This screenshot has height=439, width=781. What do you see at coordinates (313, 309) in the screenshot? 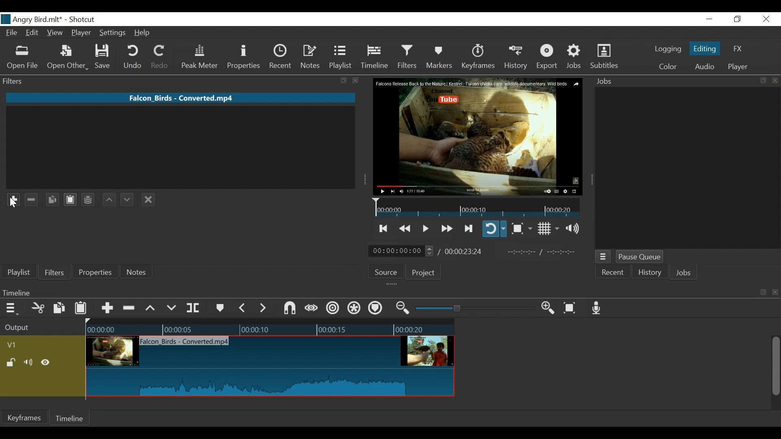
I see `Scrub while dragging` at bounding box center [313, 309].